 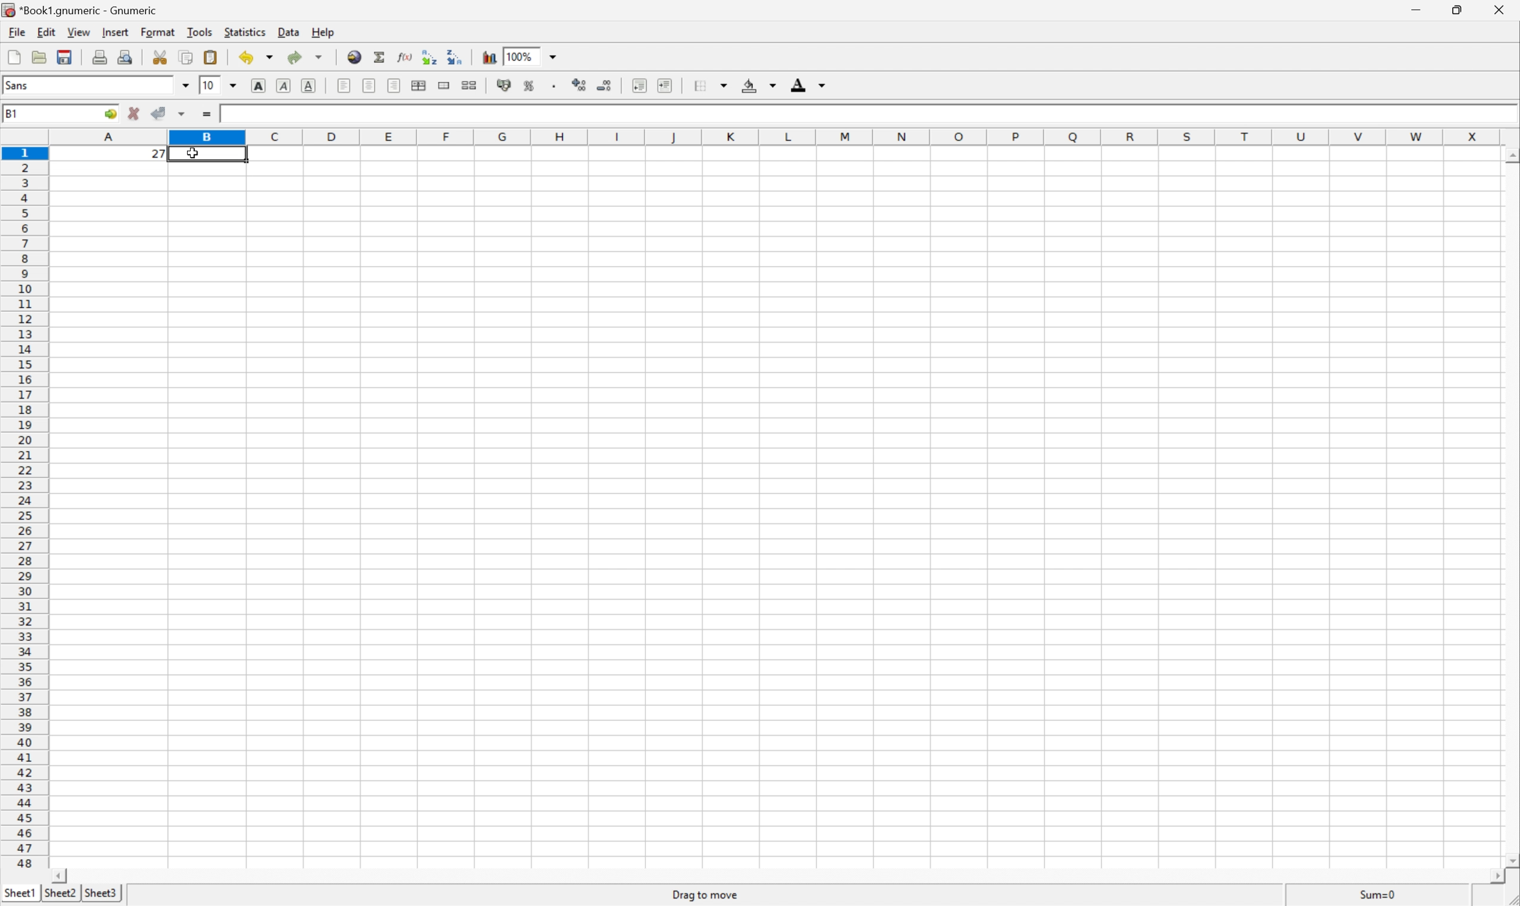 What do you see at coordinates (209, 115) in the screenshot?
I see `Enter formula` at bounding box center [209, 115].